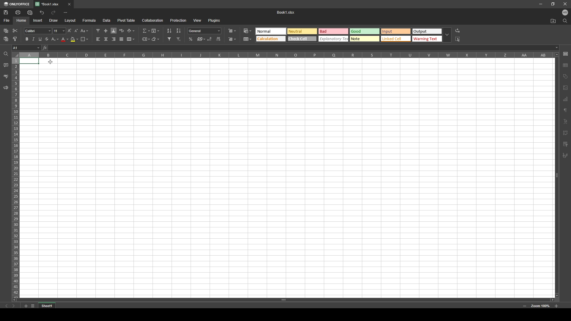 The image size is (571, 321). I want to click on fill color, so click(74, 39).